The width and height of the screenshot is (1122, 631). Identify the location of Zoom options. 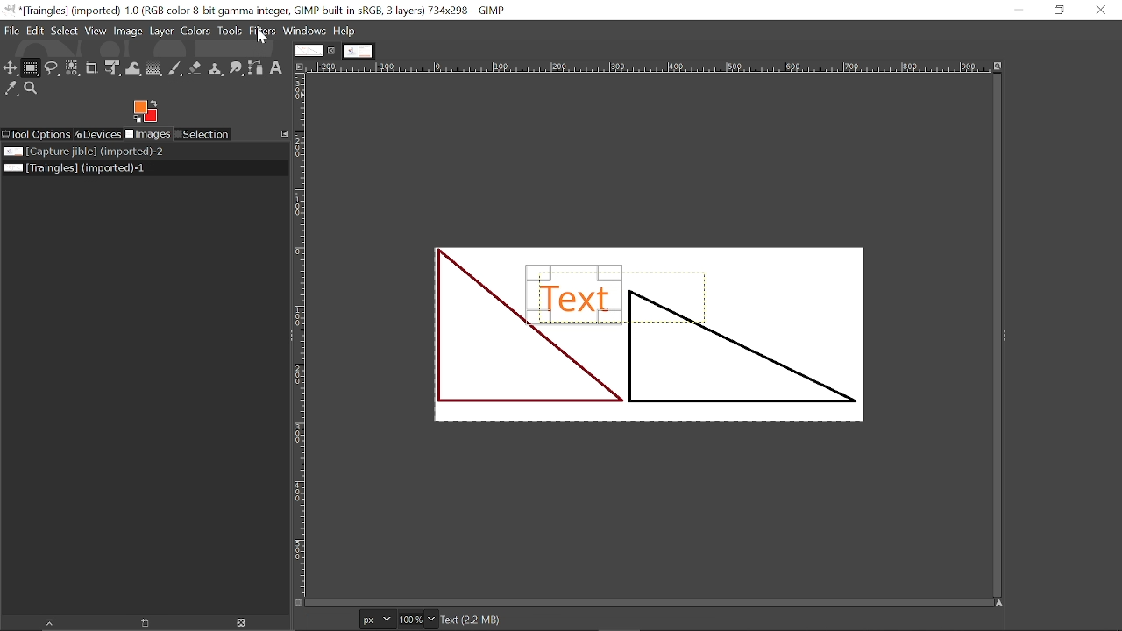
(433, 620).